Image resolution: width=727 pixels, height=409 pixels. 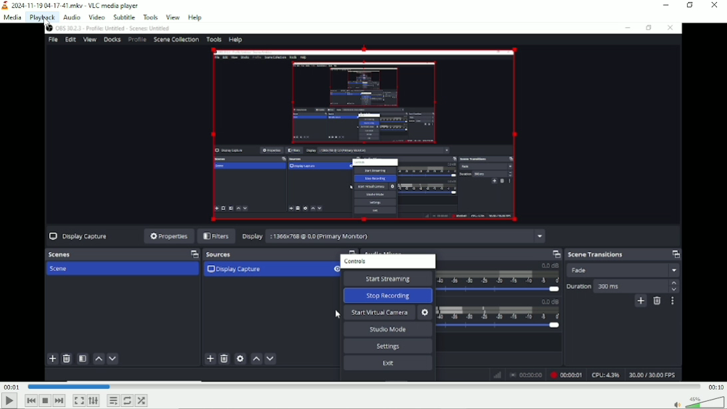 What do you see at coordinates (362, 387) in the screenshot?
I see `Play duration` at bounding box center [362, 387].